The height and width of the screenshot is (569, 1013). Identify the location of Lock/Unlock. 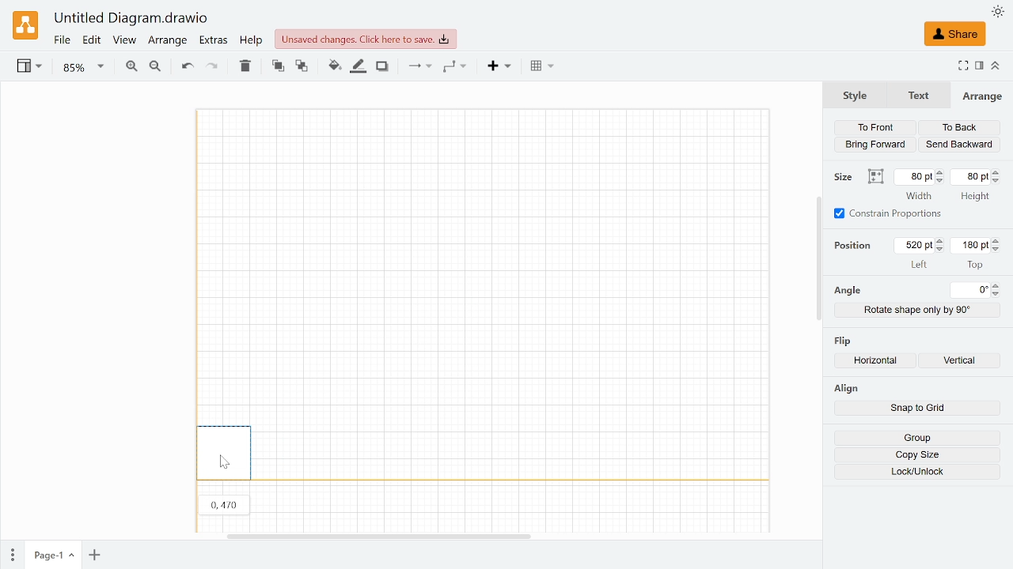
(918, 472).